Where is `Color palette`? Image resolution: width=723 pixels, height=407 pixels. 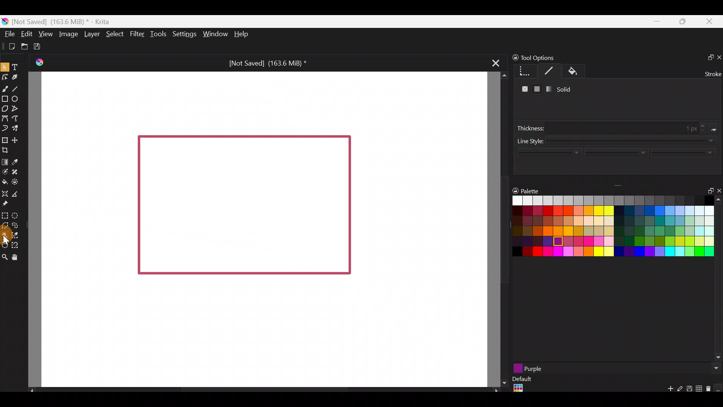 Color palette is located at coordinates (606, 229).